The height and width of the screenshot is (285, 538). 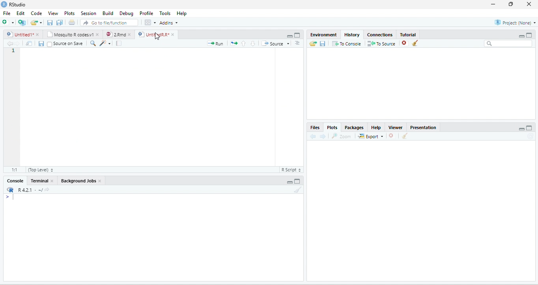 What do you see at coordinates (215, 43) in the screenshot?
I see `Run` at bounding box center [215, 43].